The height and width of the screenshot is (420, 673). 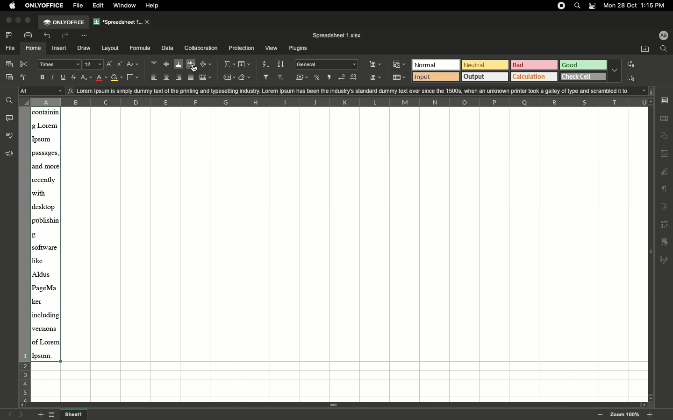 I want to click on Strikethrough, so click(x=75, y=77).